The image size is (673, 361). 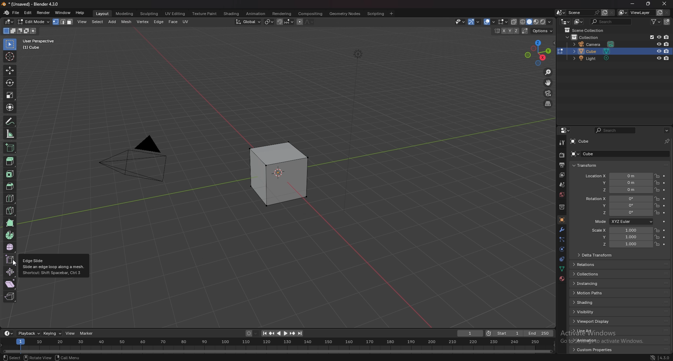 What do you see at coordinates (632, 4) in the screenshot?
I see `minimize` at bounding box center [632, 4].